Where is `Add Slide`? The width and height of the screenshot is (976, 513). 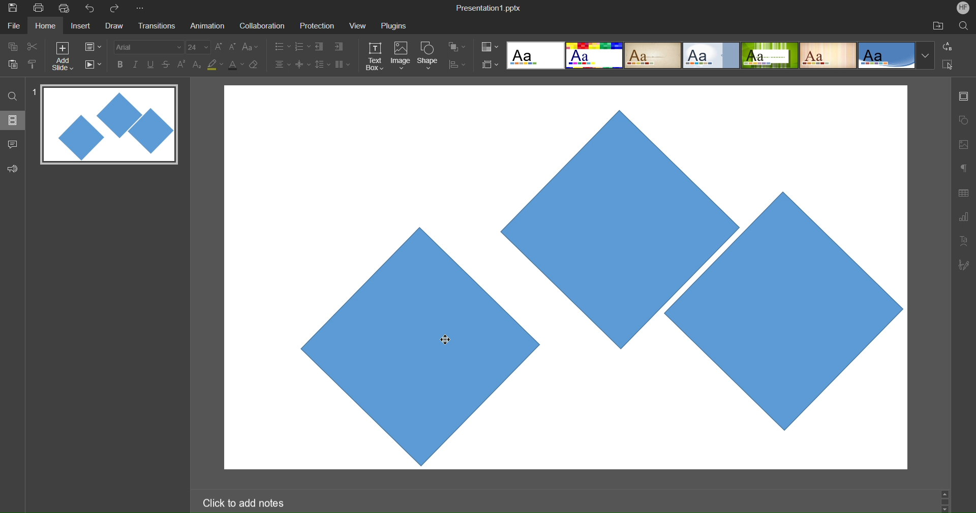 Add Slide is located at coordinates (63, 56).